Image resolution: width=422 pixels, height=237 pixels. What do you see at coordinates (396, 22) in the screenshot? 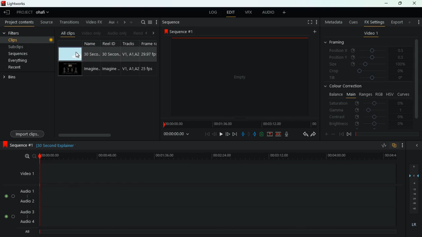
I see `export` at bounding box center [396, 22].